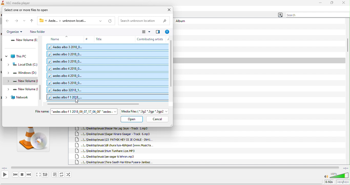  I want to click on new volume (E:, so click(24, 41).